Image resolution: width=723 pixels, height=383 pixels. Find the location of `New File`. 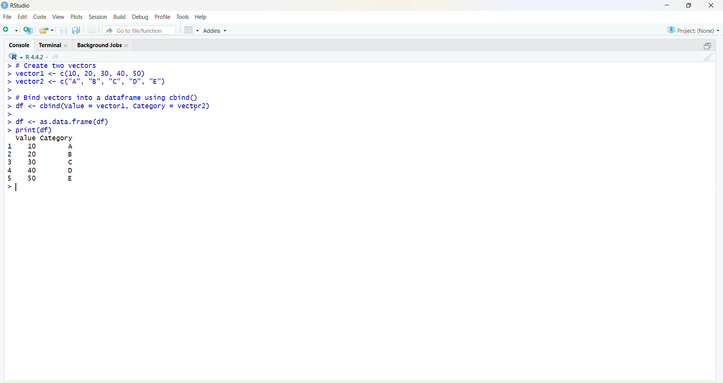

New File is located at coordinates (10, 31).